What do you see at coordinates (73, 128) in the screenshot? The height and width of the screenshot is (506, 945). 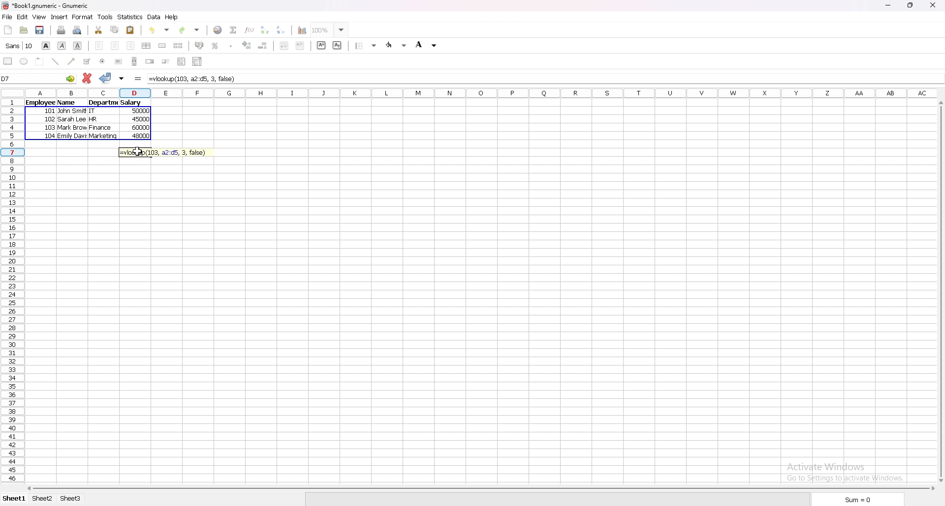 I see `mark brown` at bounding box center [73, 128].